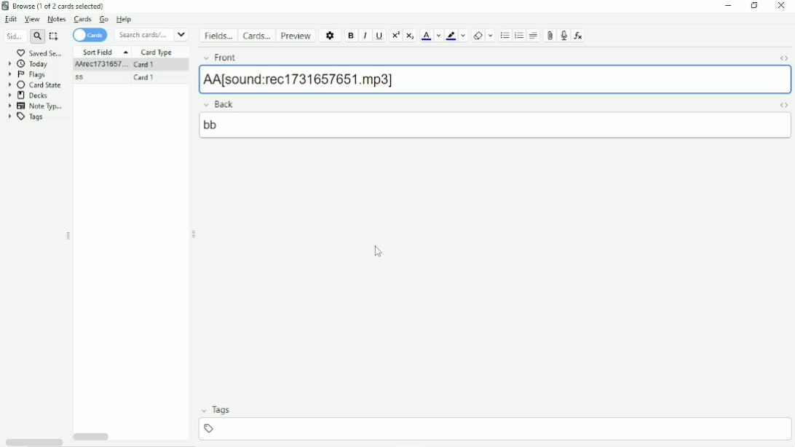 The width and height of the screenshot is (795, 447). Describe the element at coordinates (756, 6) in the screenshot. I see `Restore down` at that location.